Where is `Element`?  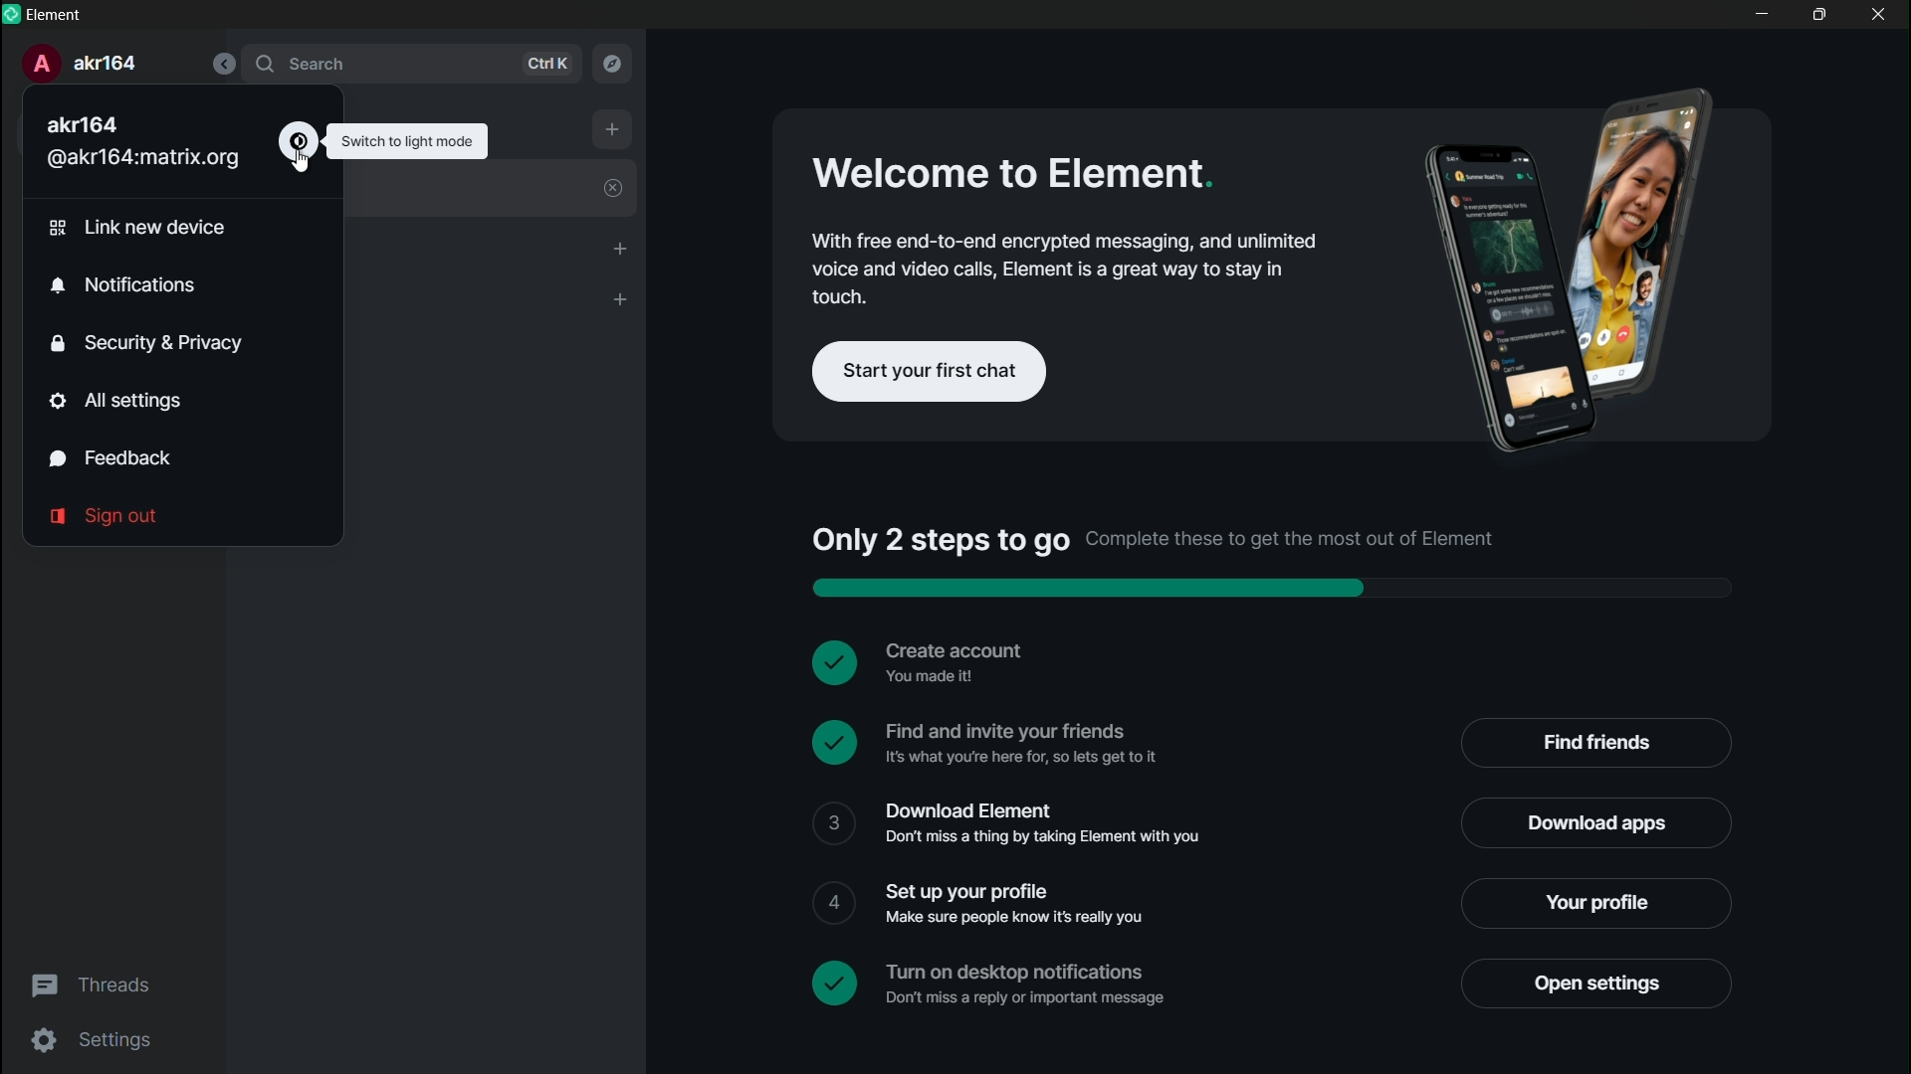 Element is located at coordinates (59, 15).